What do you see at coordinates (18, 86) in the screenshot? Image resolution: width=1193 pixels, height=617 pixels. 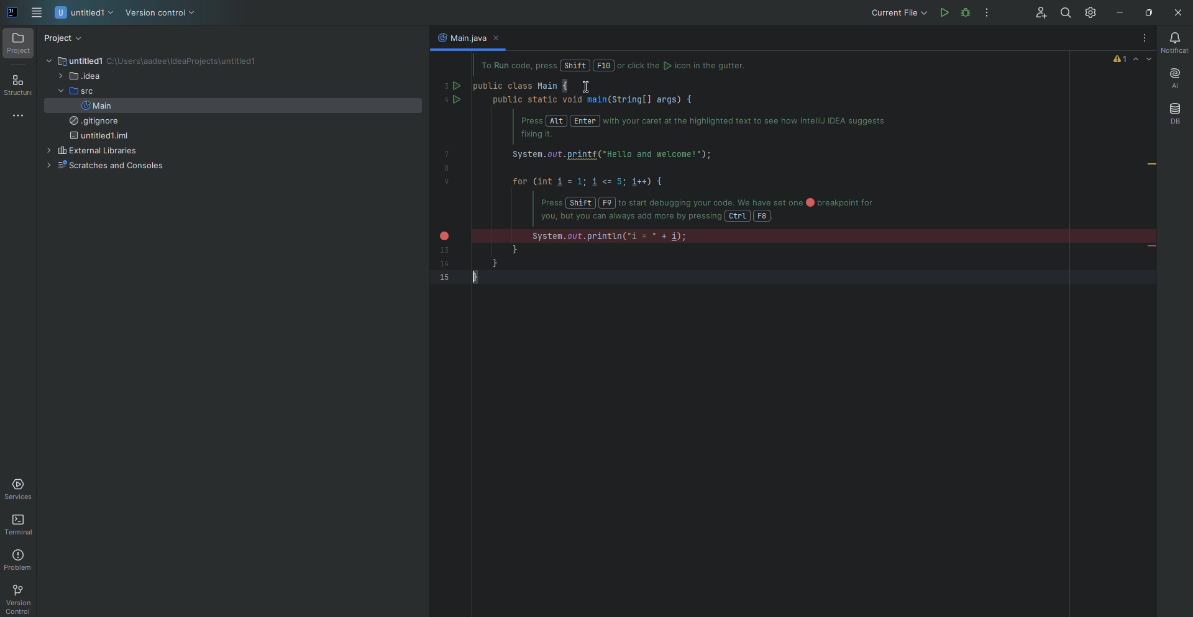 I see `Structure` at bounding box center [18, 86].